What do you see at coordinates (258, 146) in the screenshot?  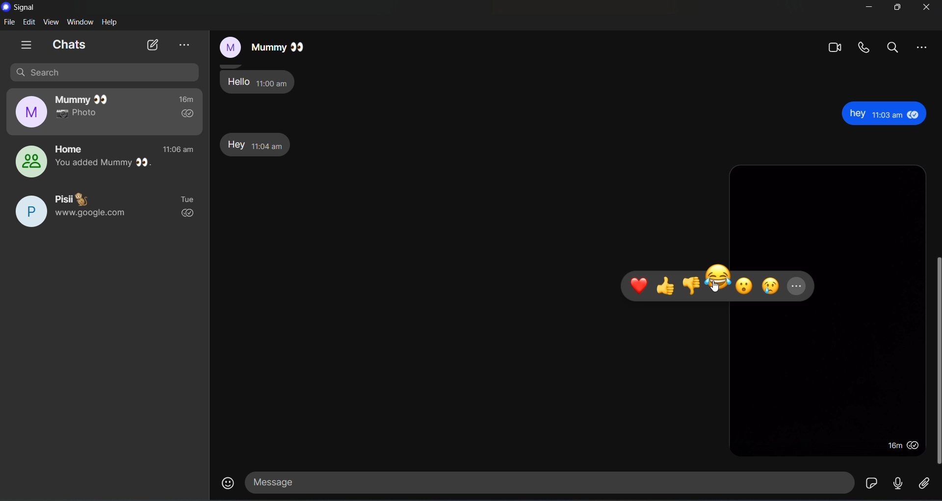 I see `hey message` at bounding box center [258, 146].